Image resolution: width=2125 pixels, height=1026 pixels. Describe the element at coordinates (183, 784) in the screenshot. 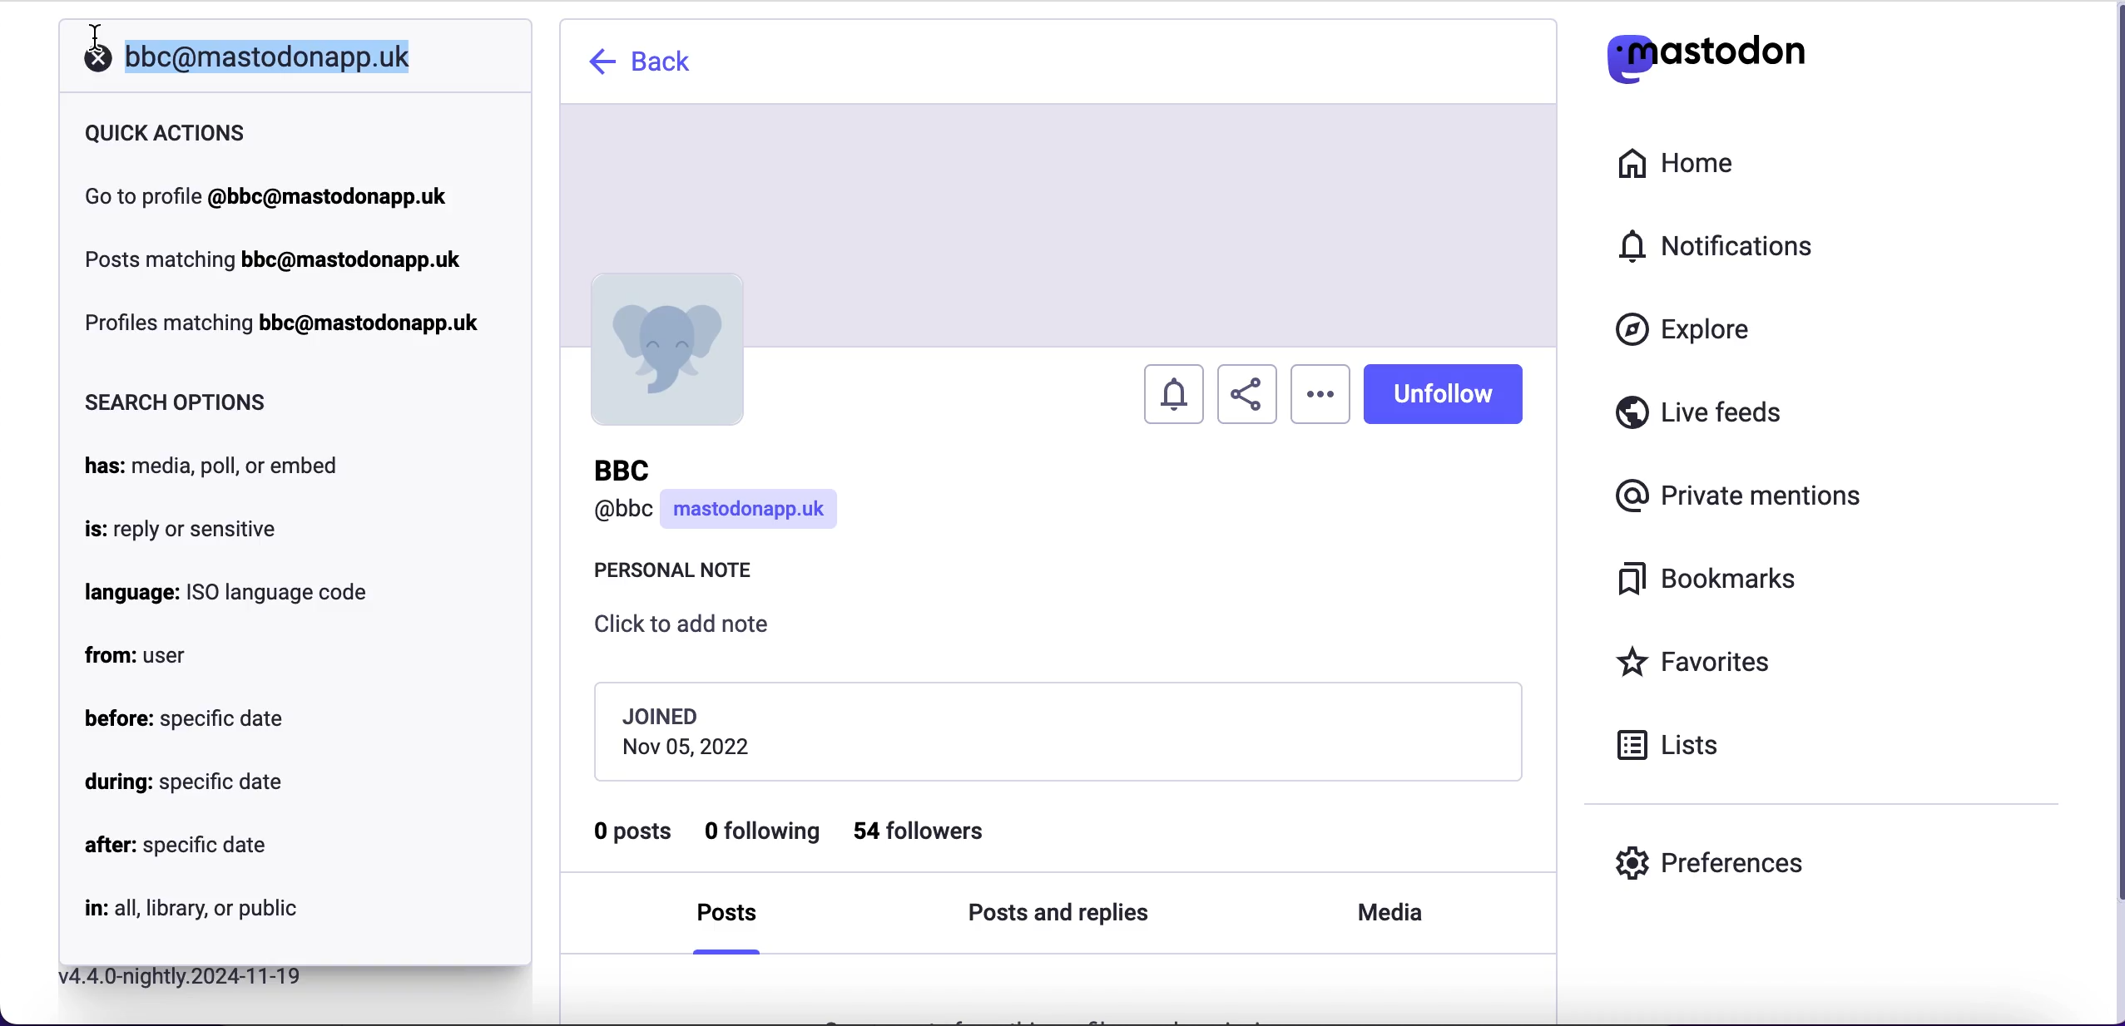

I see `during: specific date` at that location.